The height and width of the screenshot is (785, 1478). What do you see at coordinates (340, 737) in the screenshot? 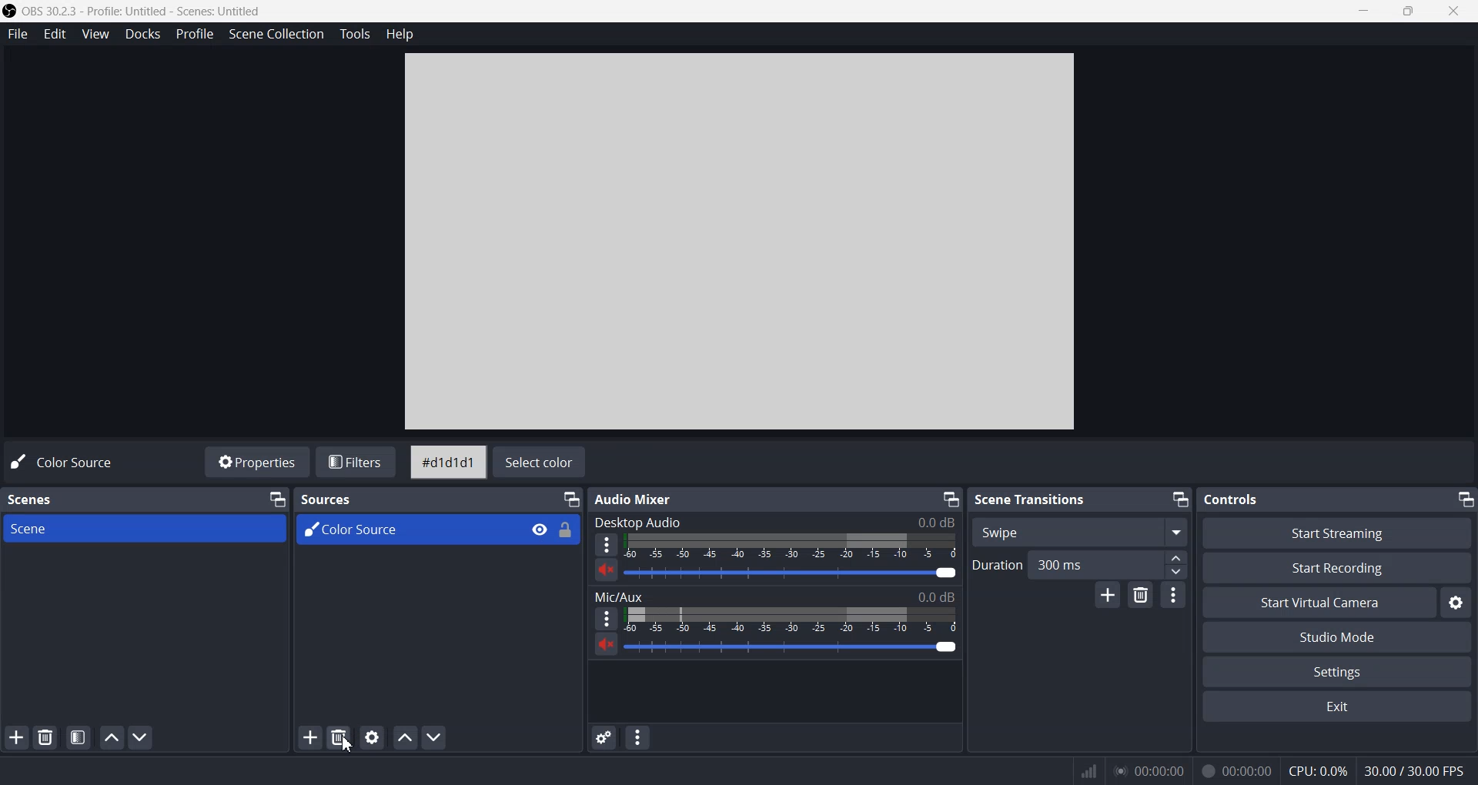
I see `Remove selected Source` at bounding box center [340, 737].